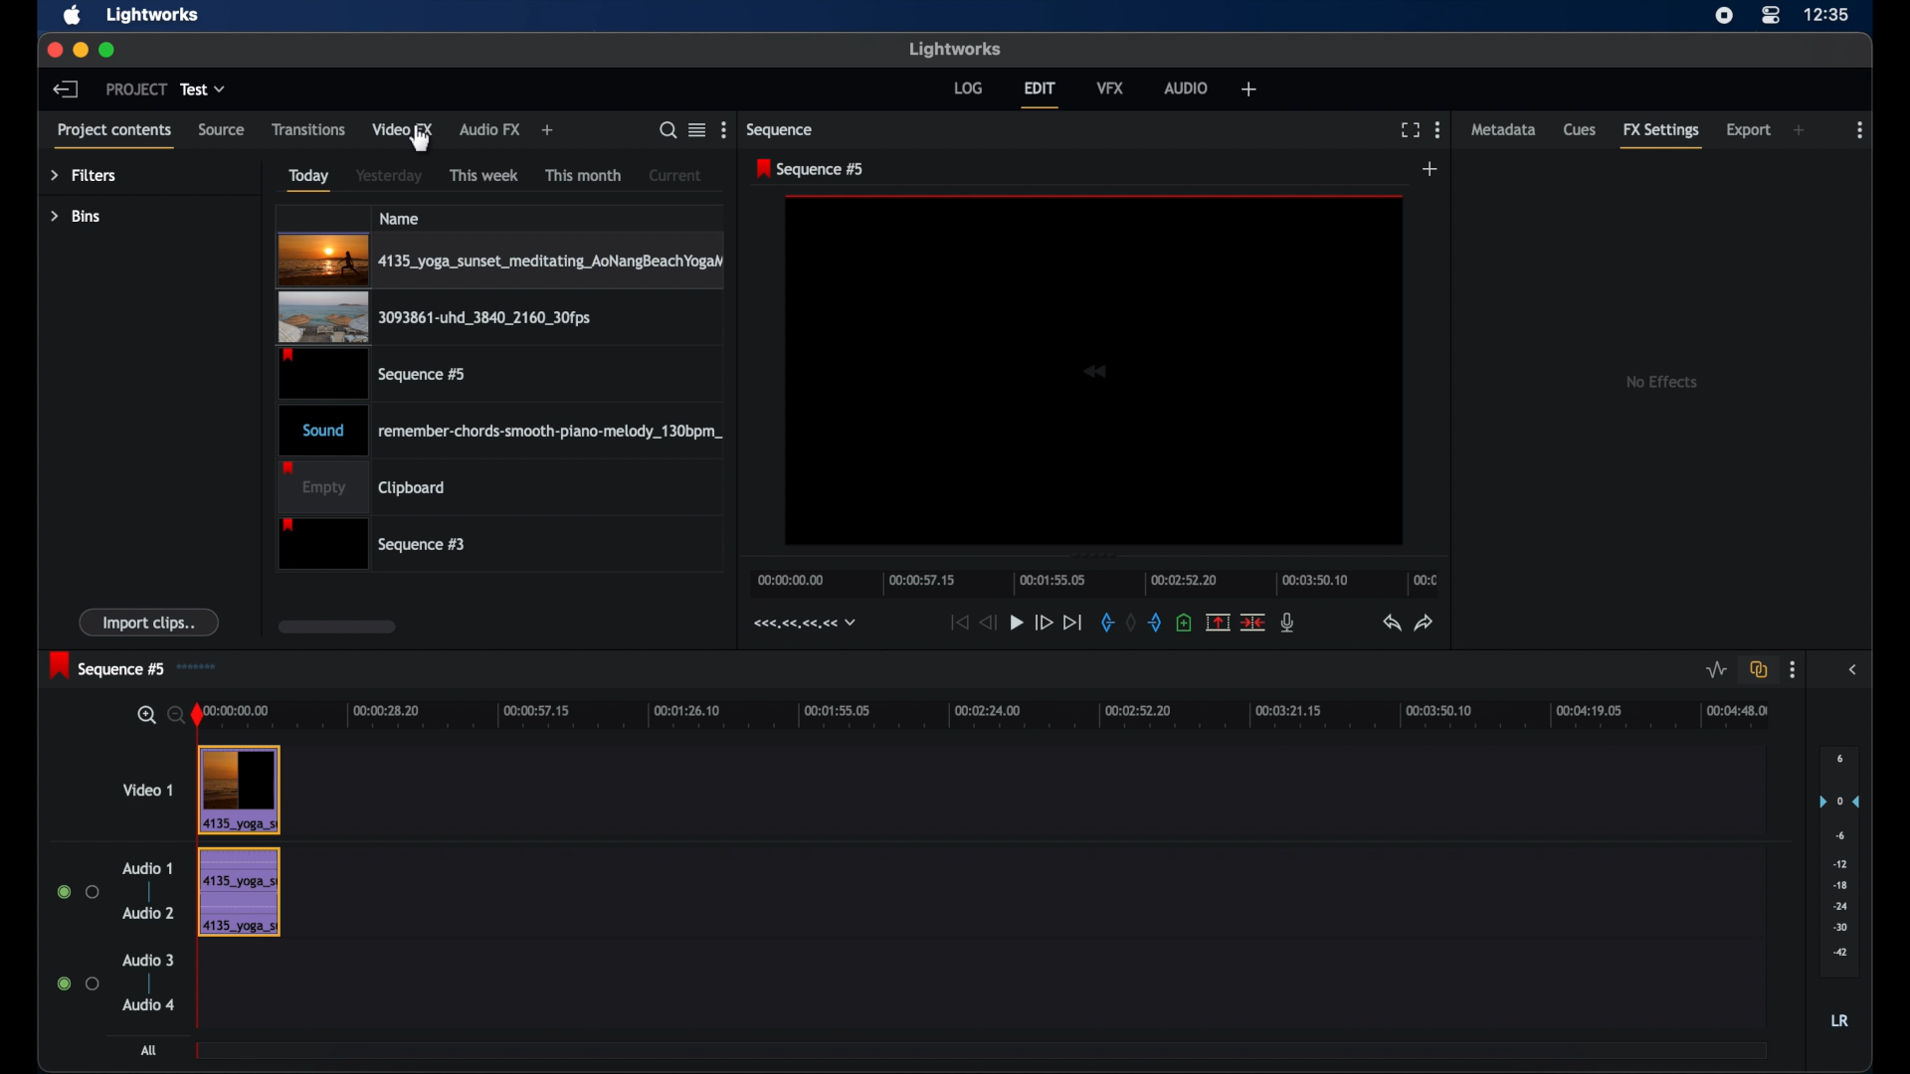 The height and width of the screenshot is (1074, 1910). What do you see at coordinates (1839, 863) in the screenshot?
I see `audio output level` at bounding box center [1839, 863].